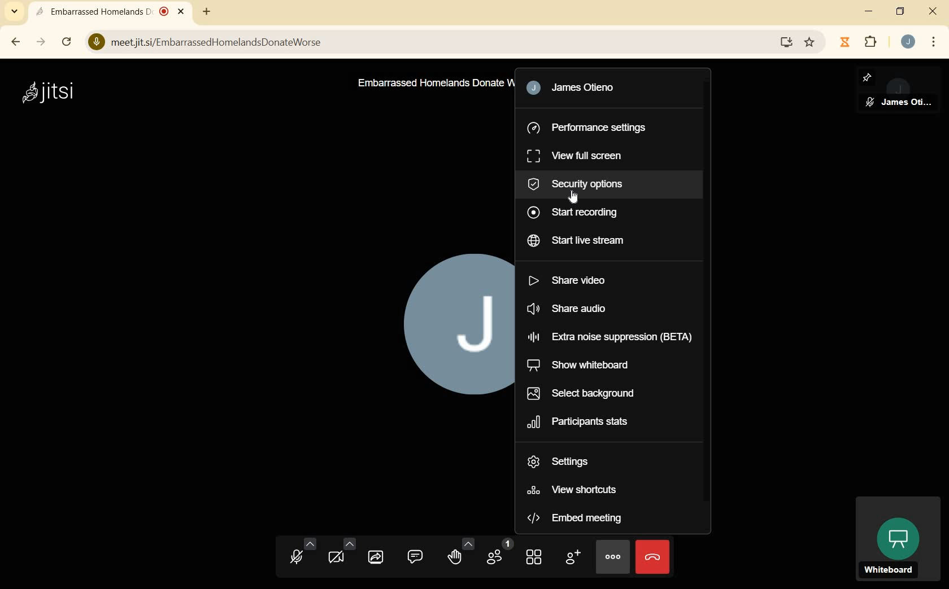  I want to click on participants, so click(500, 553).